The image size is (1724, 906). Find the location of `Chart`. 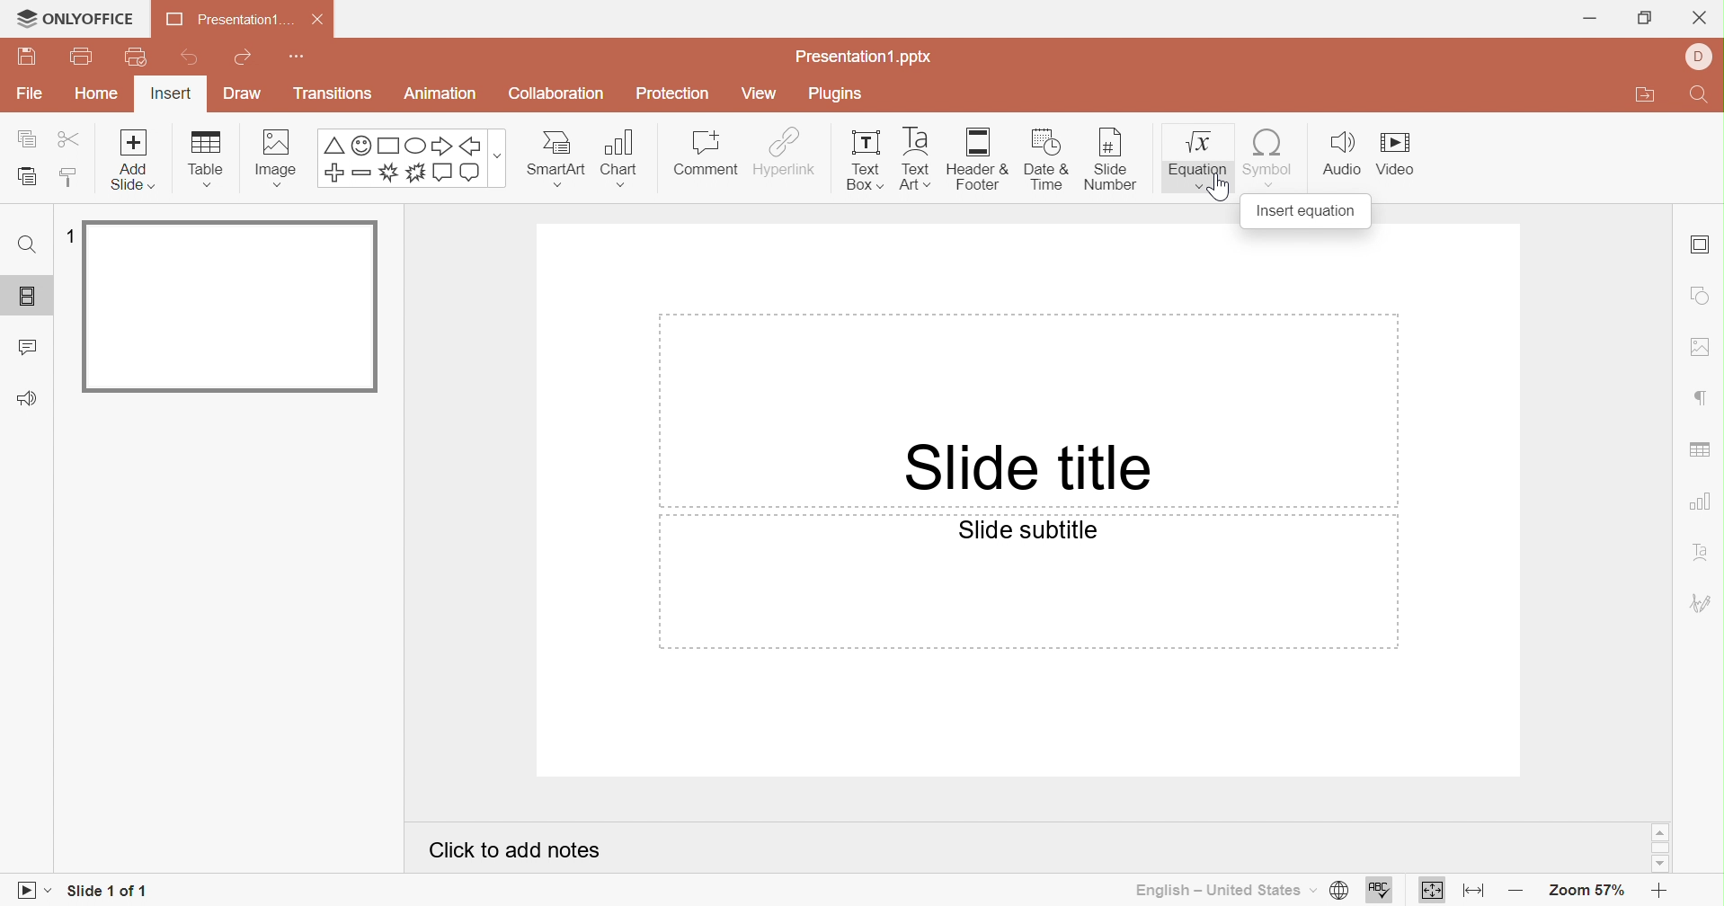

Chart is located at coordinates (622, 156).